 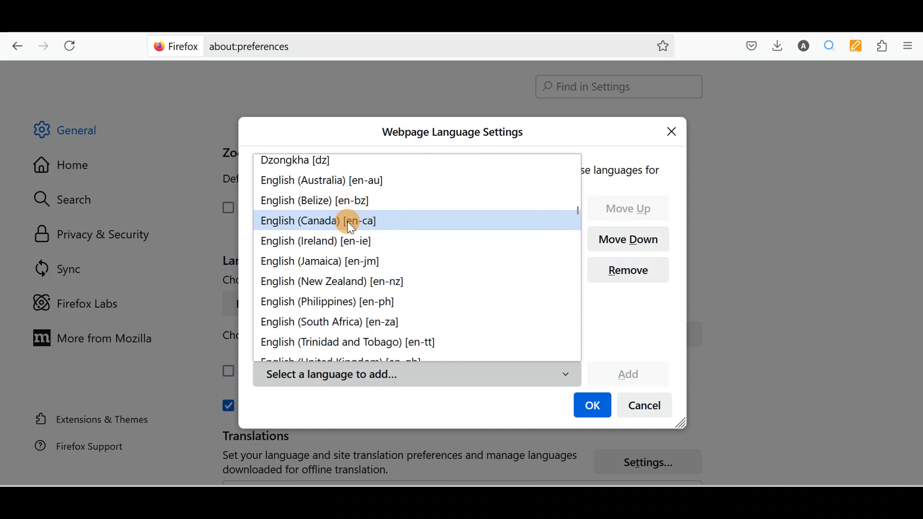 What do you see at coordinates (319, 220) in the screenshot?
I see `English (Canada) [en-ca]` at bounding box center [319, 220].